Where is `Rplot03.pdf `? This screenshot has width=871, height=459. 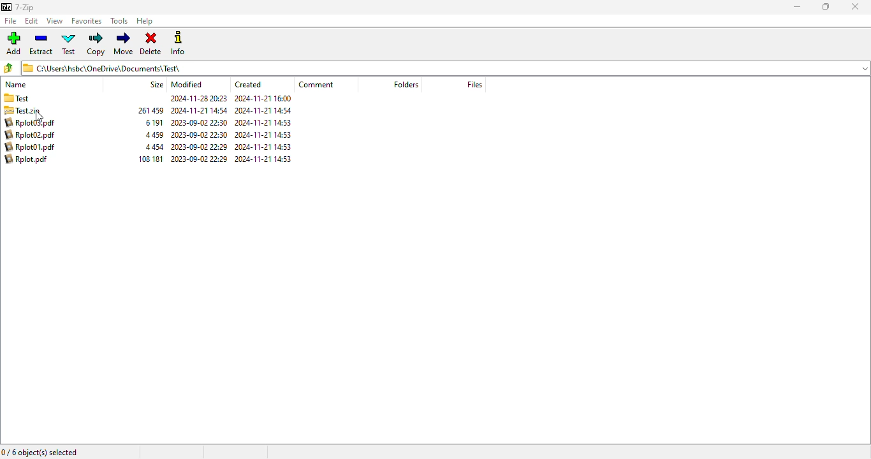 Rplot03.pdf  is located at coordinates (34, 122).